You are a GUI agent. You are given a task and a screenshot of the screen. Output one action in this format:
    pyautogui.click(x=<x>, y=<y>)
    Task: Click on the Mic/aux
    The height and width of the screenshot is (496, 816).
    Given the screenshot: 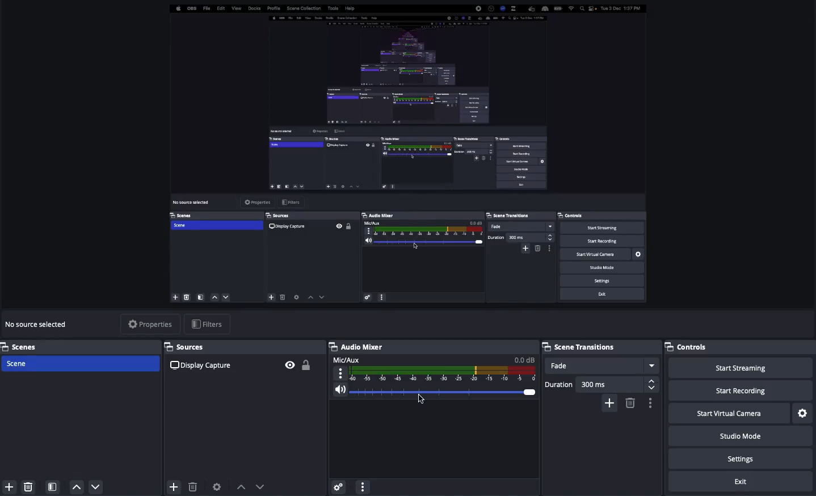 What is the action you would take?
    pyautogui.click(x=435, y=368)
    